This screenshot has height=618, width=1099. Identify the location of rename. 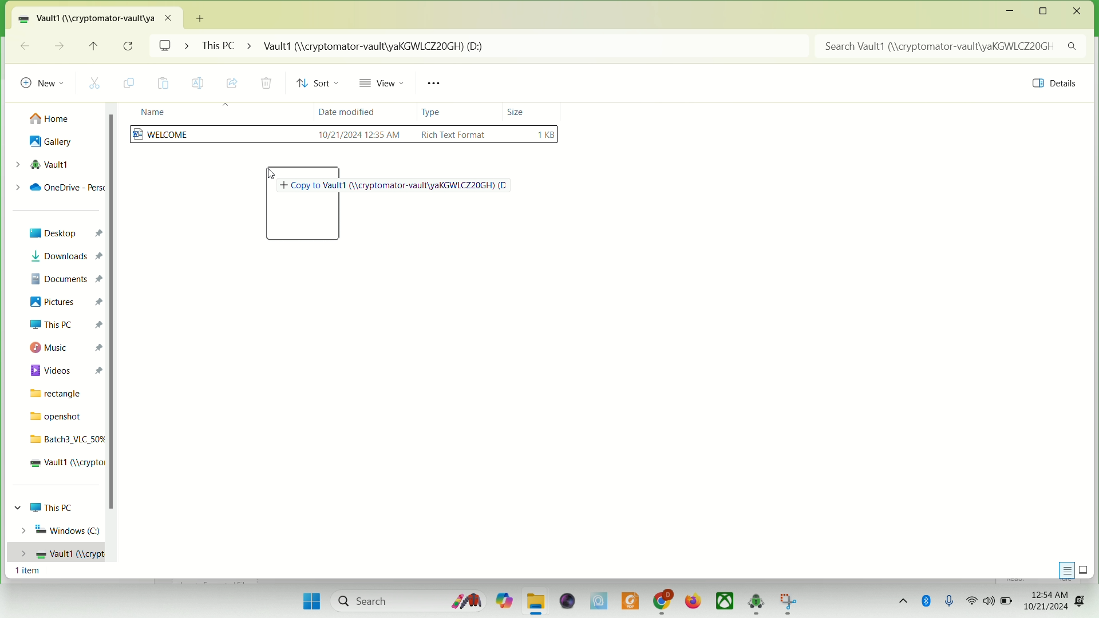
(199, 83).